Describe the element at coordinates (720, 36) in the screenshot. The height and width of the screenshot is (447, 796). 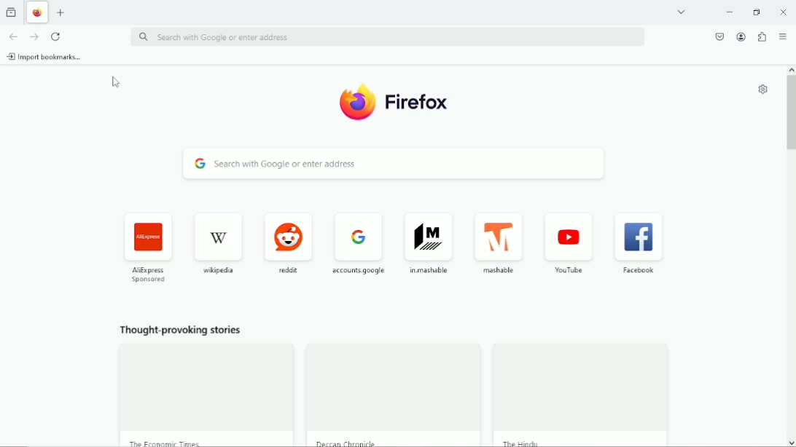
I see `Save to pocket` at that location.